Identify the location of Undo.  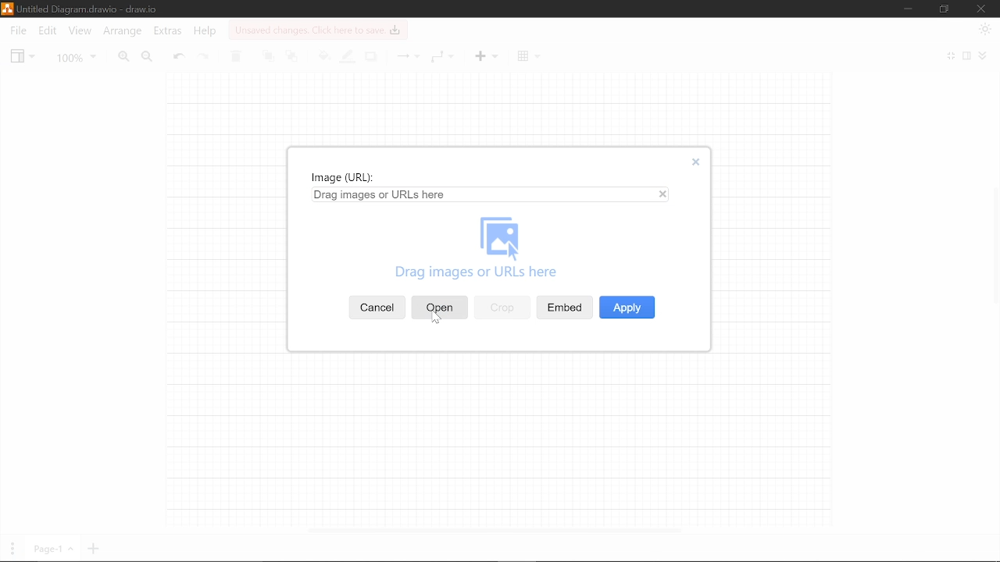
(178, 55).